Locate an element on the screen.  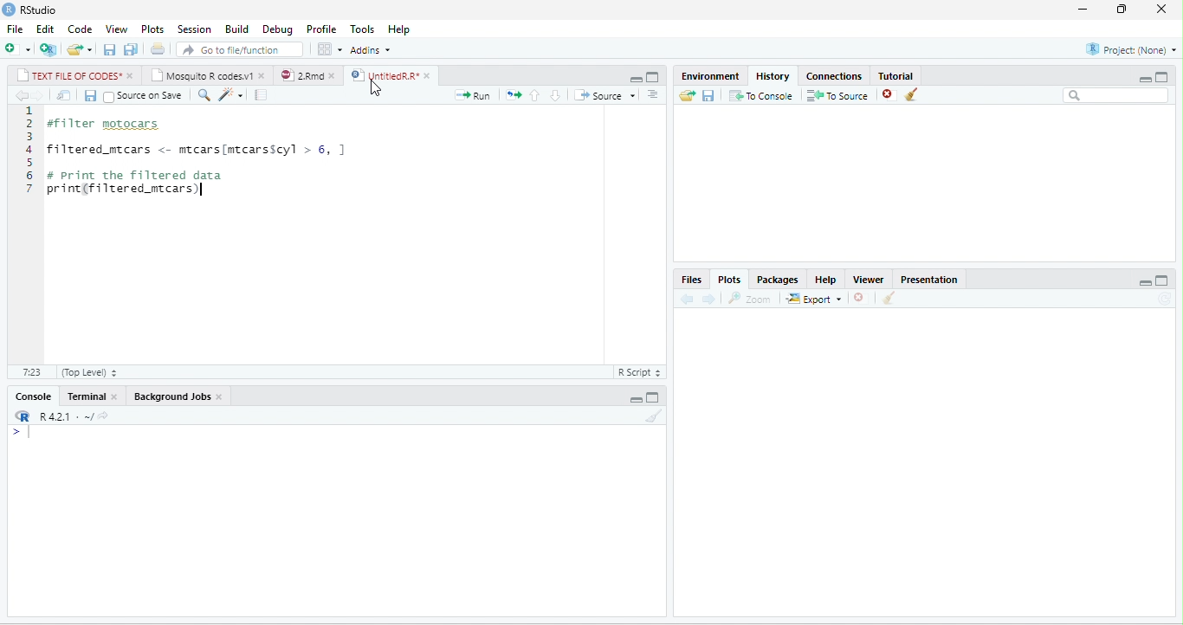
Source on Save is located at coordinates (144, 97).